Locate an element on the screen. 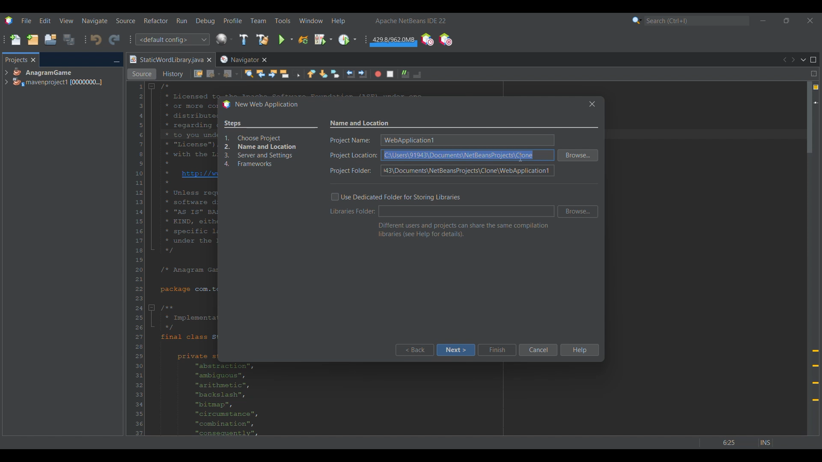 The image size is (822, 462). Text box for each respective detail is located at coordinates (466, 156).